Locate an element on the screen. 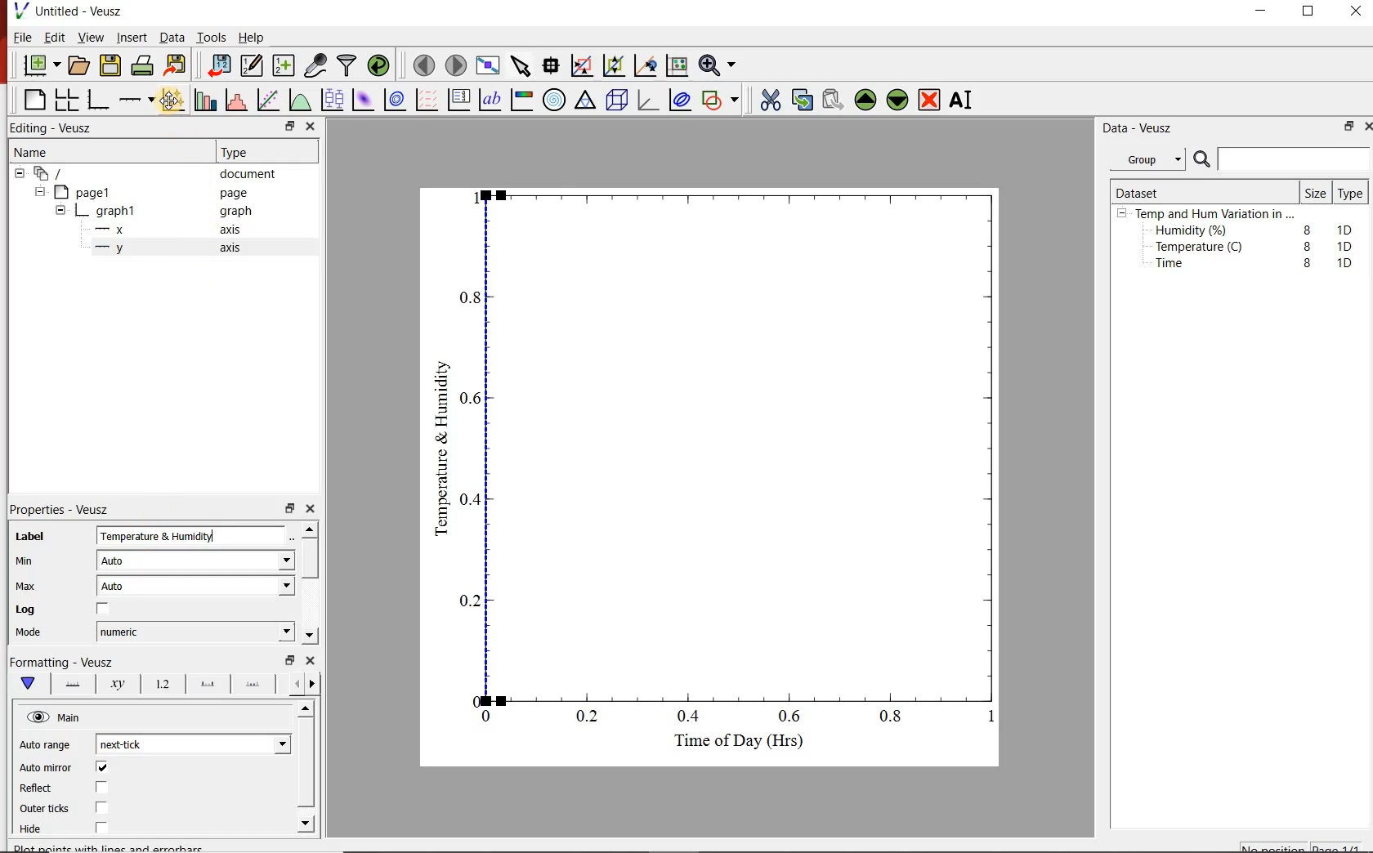 Image resolution: width=1373 pixels, height=853 pixels. Formatting - Veusz is located at coordinates (65, 663).